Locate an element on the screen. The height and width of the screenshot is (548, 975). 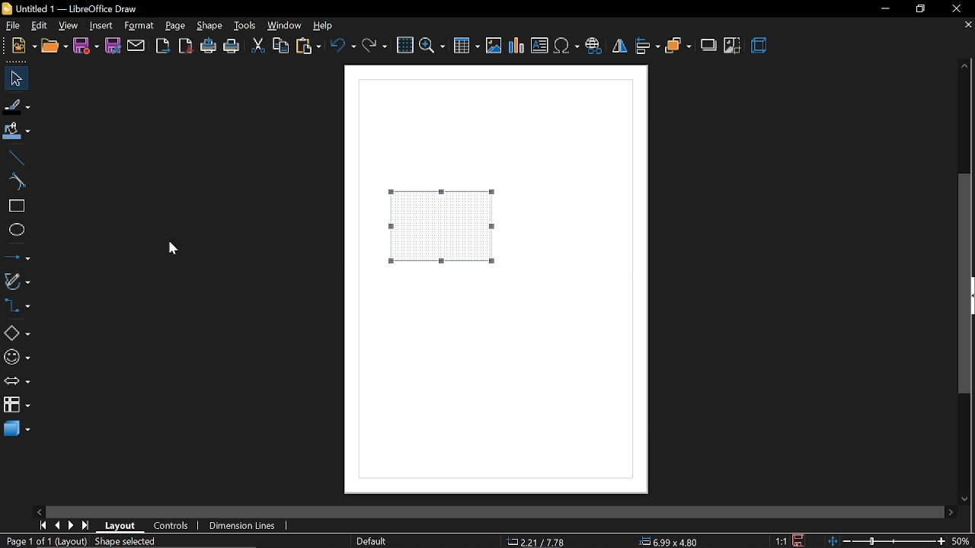
scaling factor is located at coordinates (780, 537).